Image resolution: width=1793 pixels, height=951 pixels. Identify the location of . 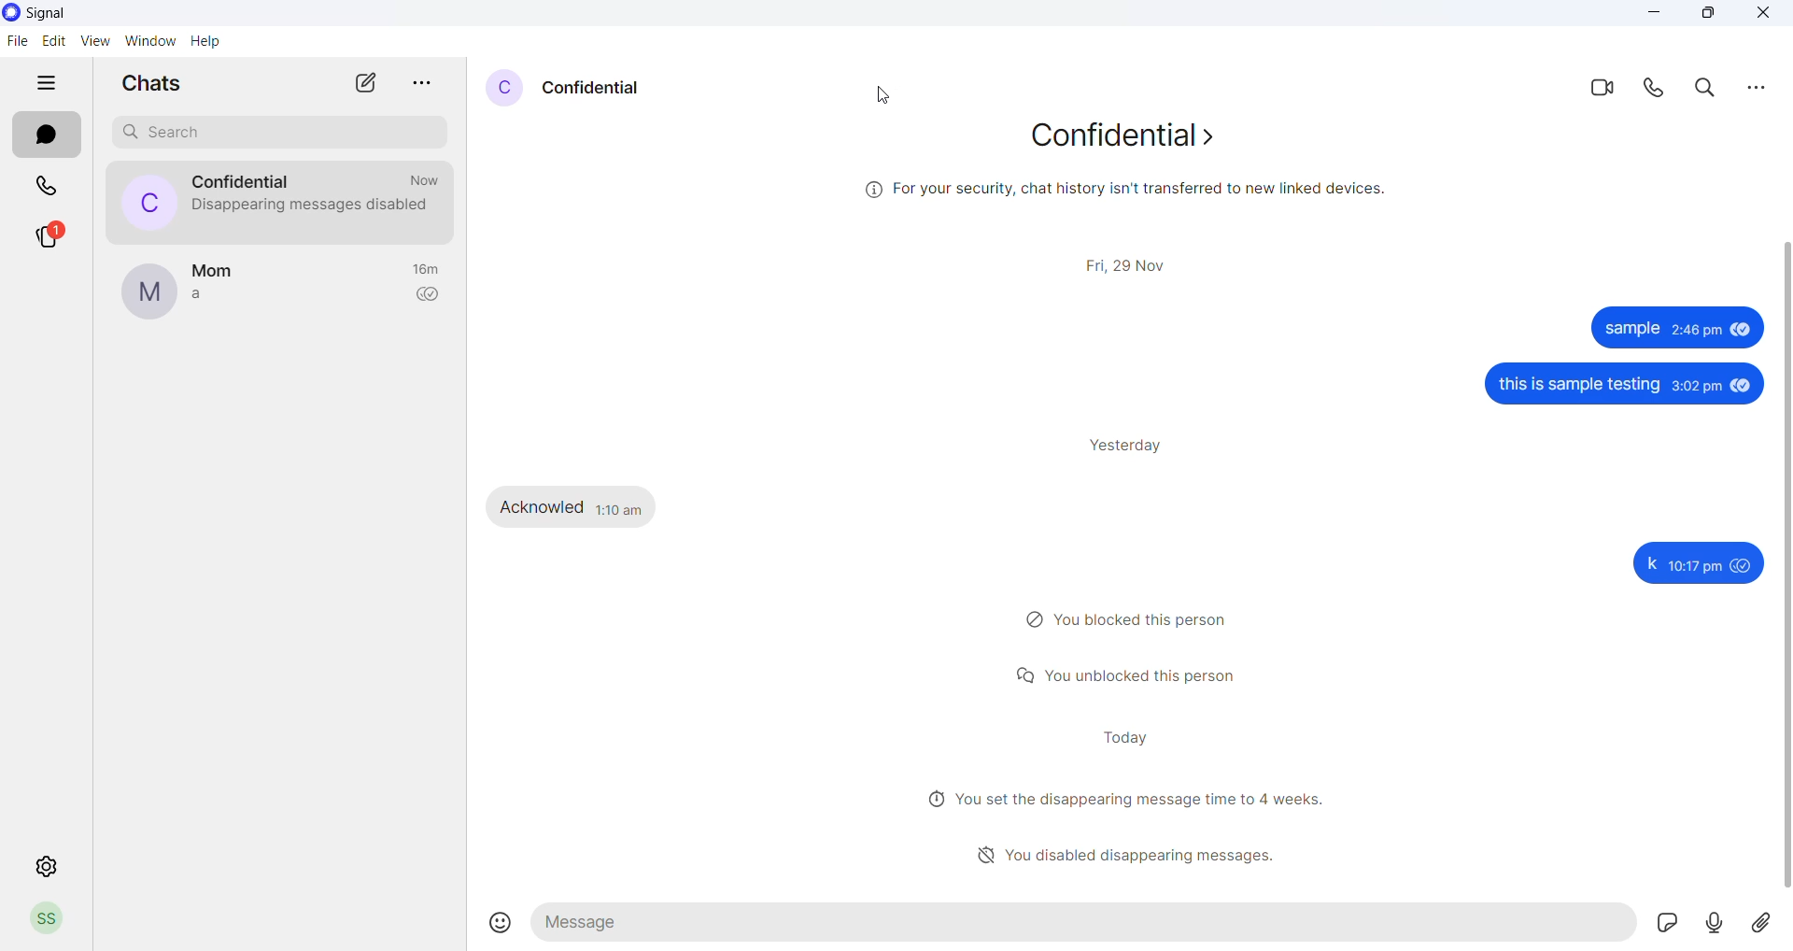
(1769, 13).